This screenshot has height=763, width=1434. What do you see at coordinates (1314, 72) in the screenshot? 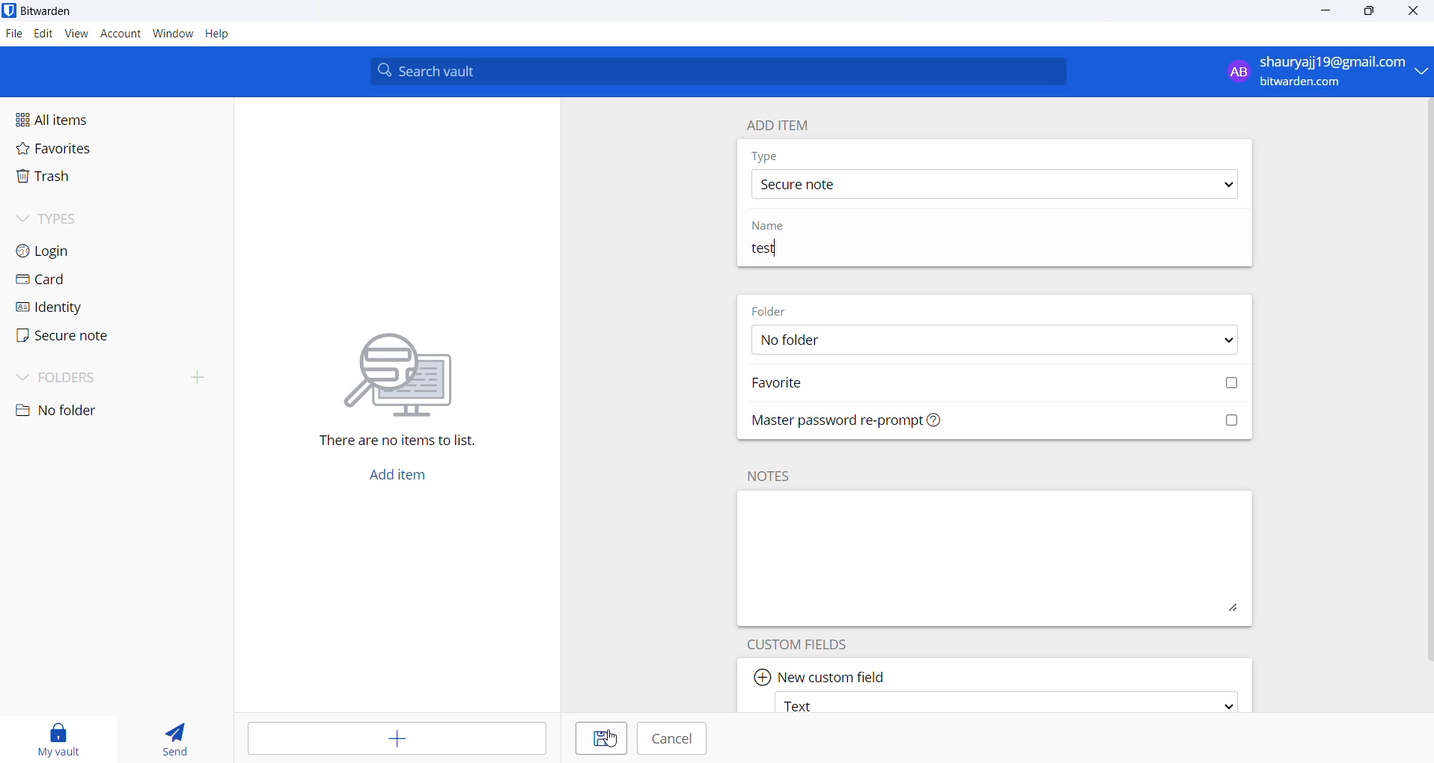
I see `login email` at bounding box center [1314, 72].